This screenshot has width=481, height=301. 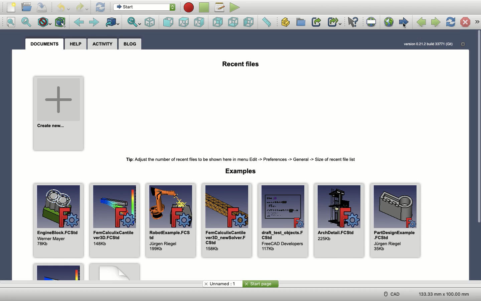 I want to click on Make sub-link, so click(x=335, y=22).